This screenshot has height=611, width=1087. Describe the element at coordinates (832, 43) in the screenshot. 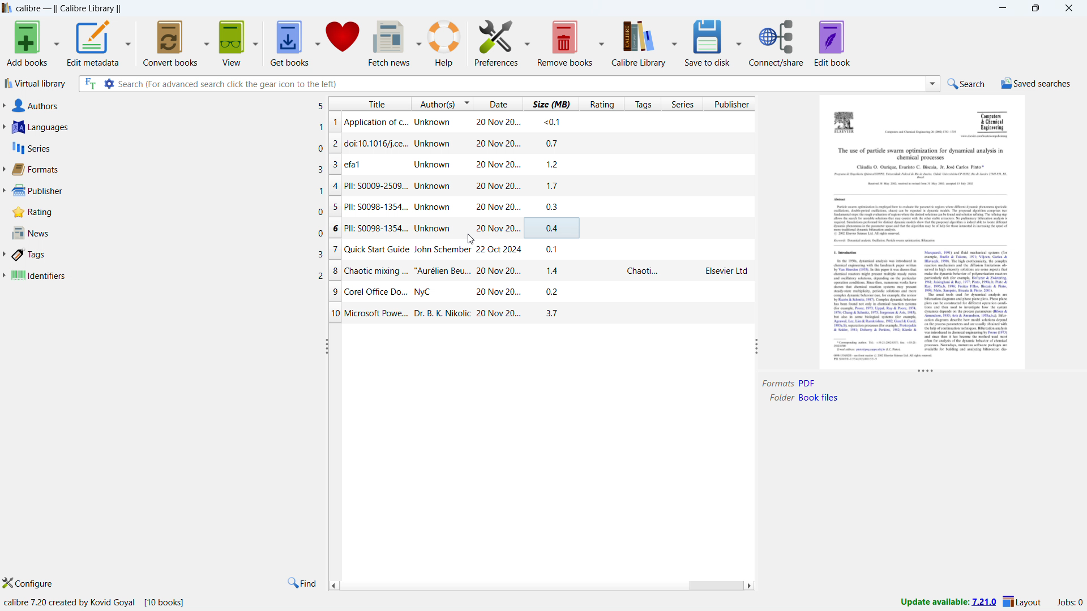

I see `edit book` at that location.